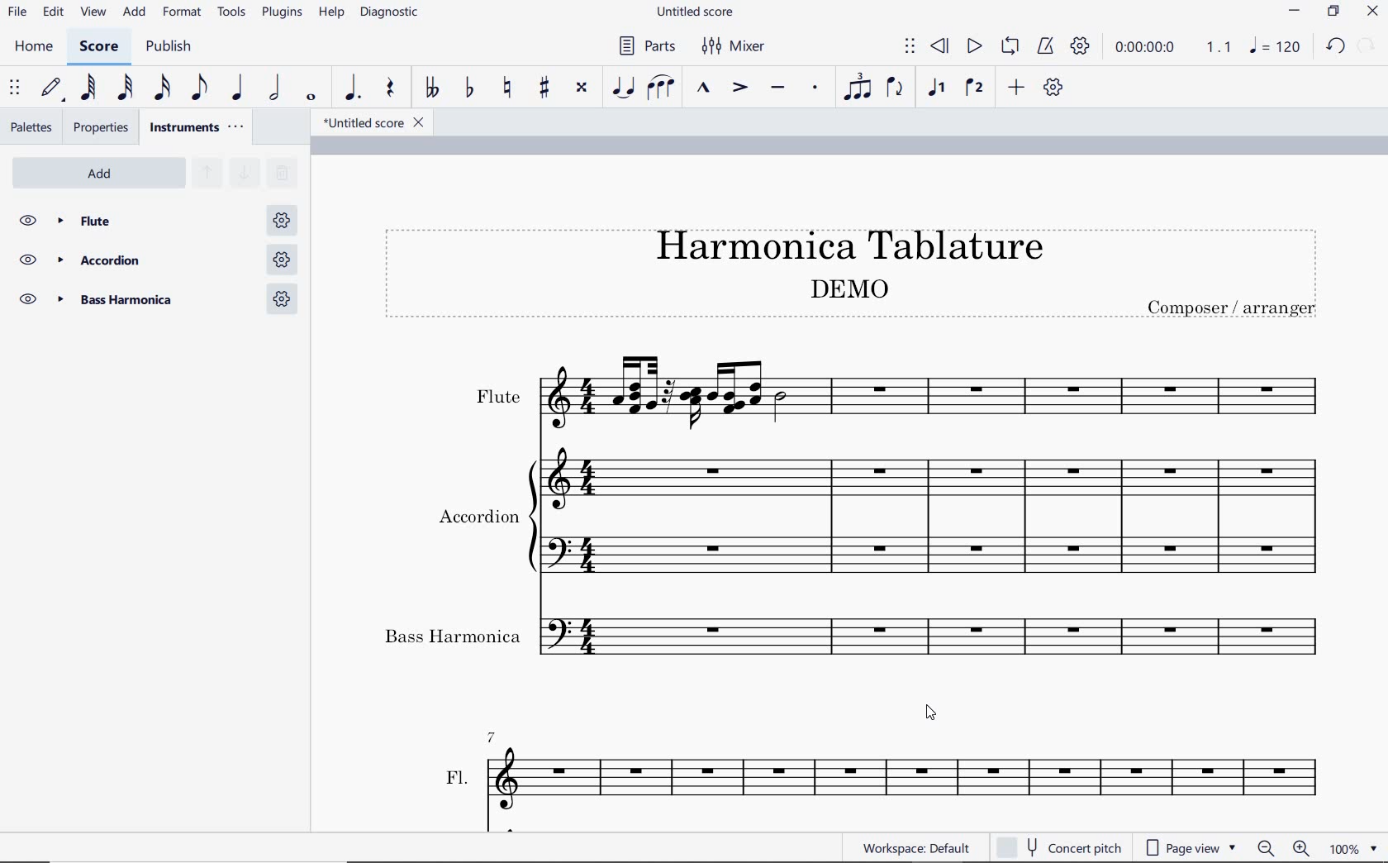 The image size is (1388, 863). What do you see at coordinates (1191, 849) in the screenshot?
I see `page view` at bounding box center [1191, 849].